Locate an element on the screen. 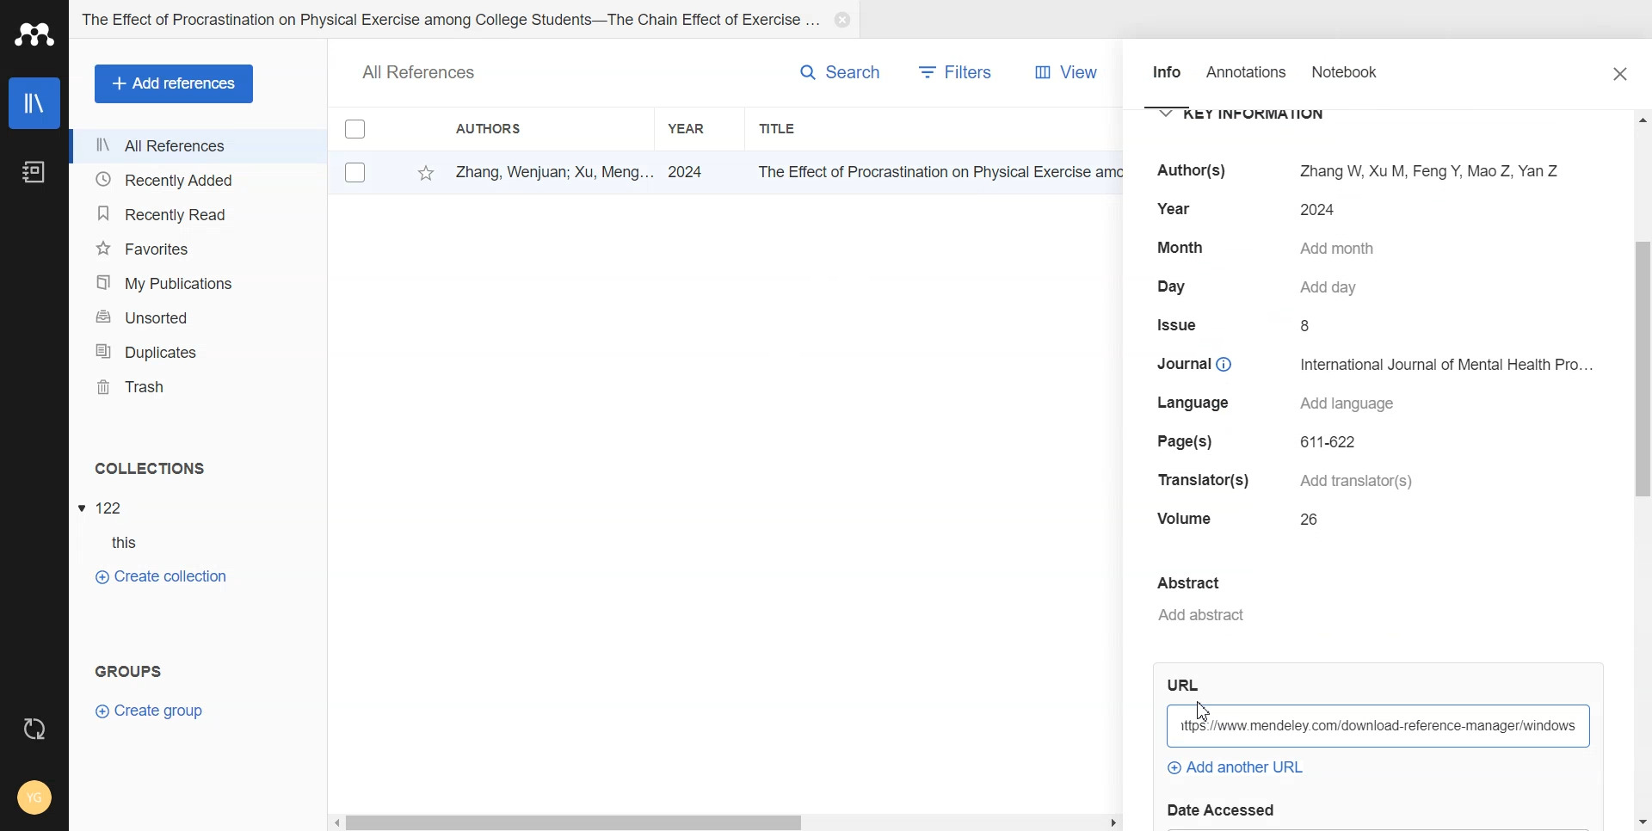 The width and height of the screenshot is (1652, 831). Notebook is located at coordinates (1359, 79).